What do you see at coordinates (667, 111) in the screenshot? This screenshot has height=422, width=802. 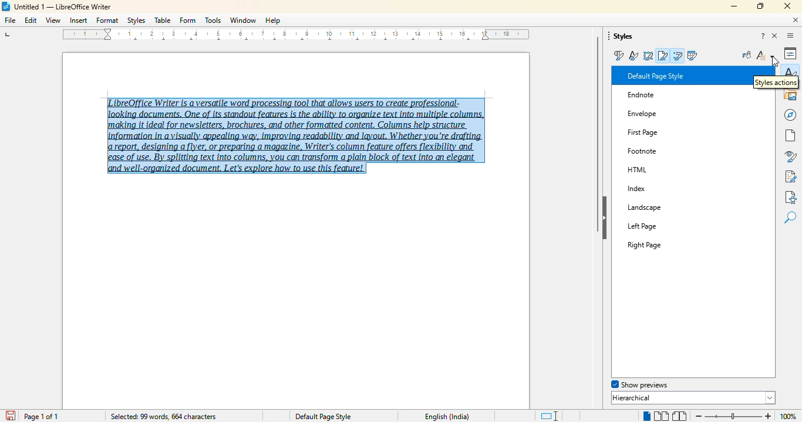 I see `Envelope` at bounding box center [667, 111].